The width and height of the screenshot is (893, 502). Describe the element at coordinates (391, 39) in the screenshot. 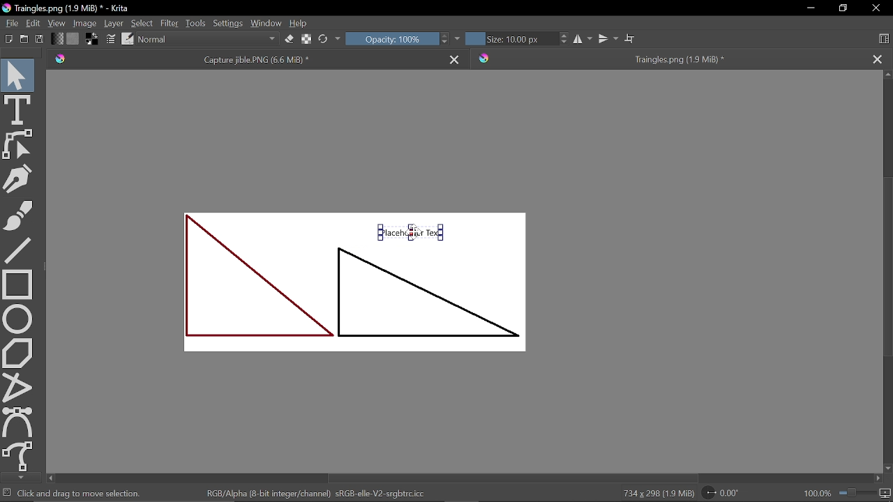

I see `Opacity: 100%` at that location.